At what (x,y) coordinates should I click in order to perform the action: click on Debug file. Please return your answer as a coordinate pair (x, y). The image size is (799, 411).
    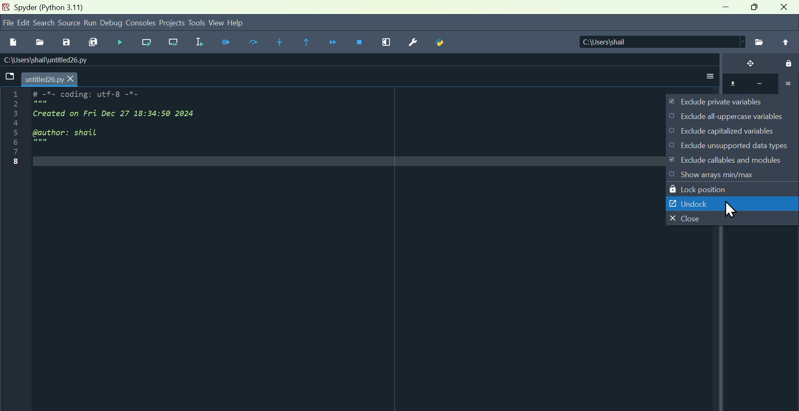
    Looking at the image, I should click on (224, 42).